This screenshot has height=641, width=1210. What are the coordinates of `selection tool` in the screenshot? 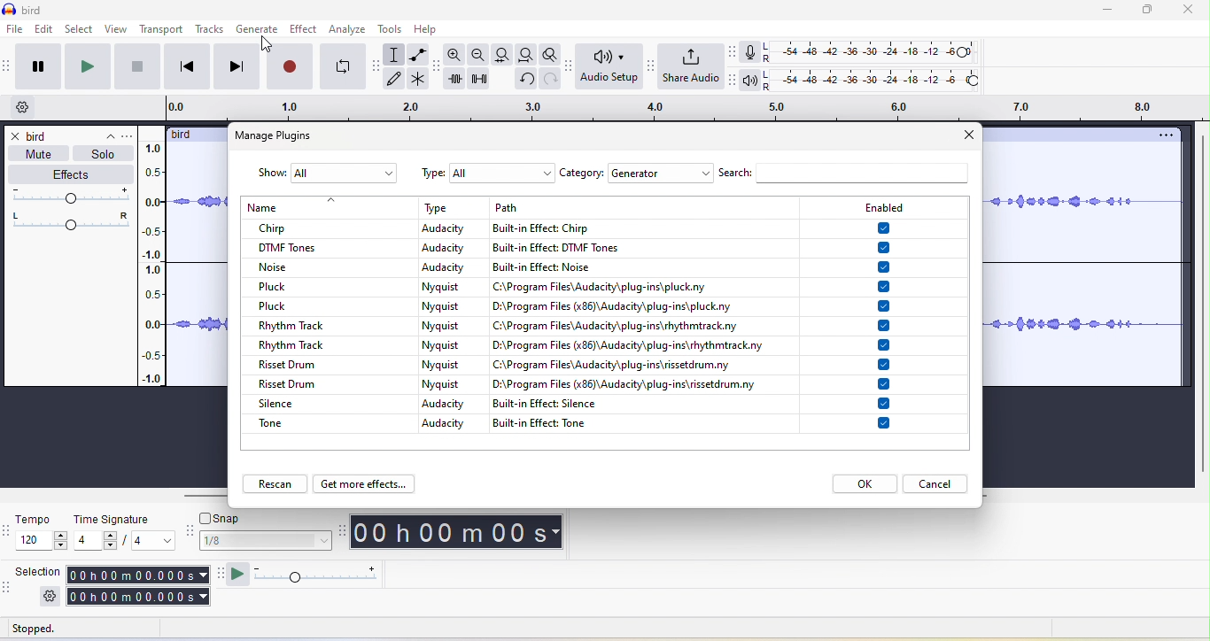 It's located at (398, 52).